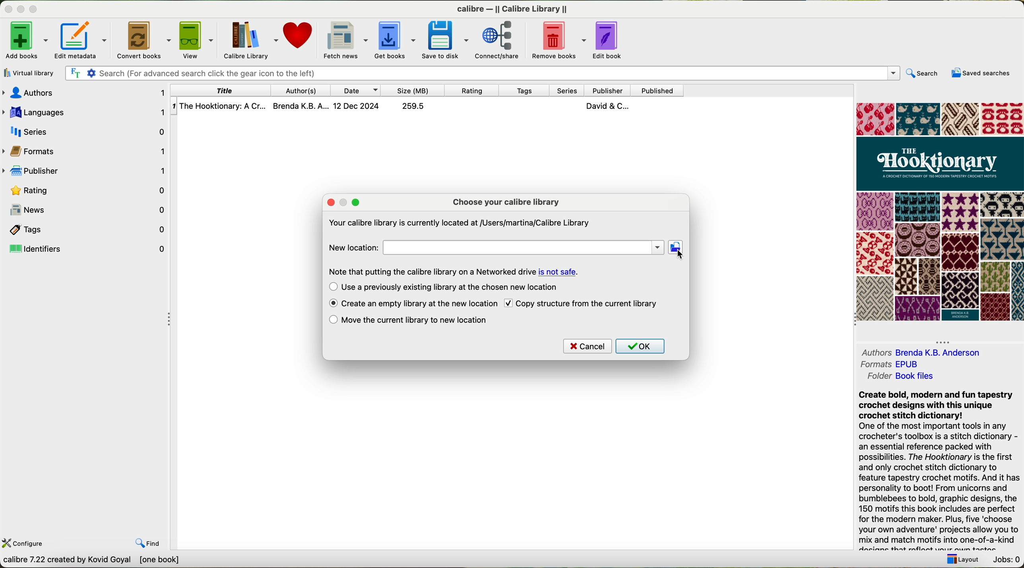 This screenshot has width=1024, height=568. Describe the element at coordinates (195, 39) in the screenshot. I see `view` at that location.